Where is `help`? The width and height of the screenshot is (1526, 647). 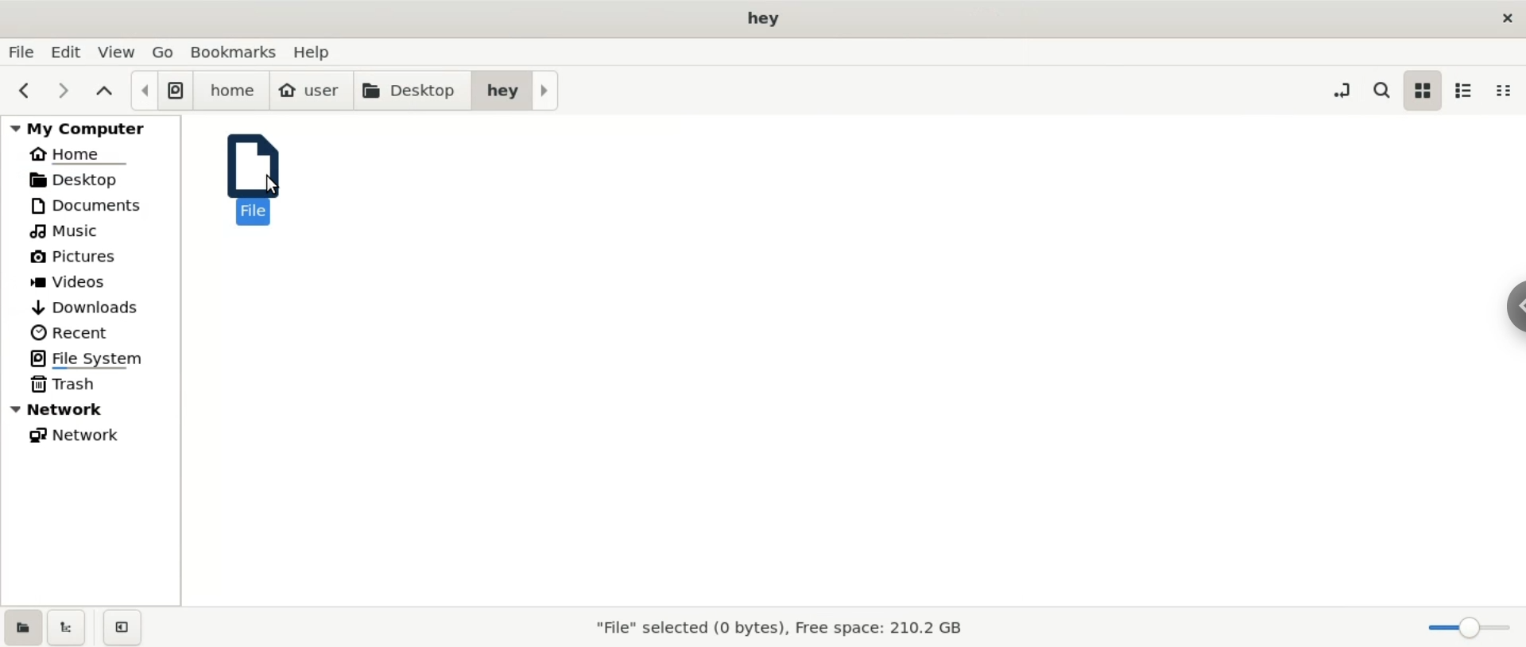 help is located at coordinates (320, 52).